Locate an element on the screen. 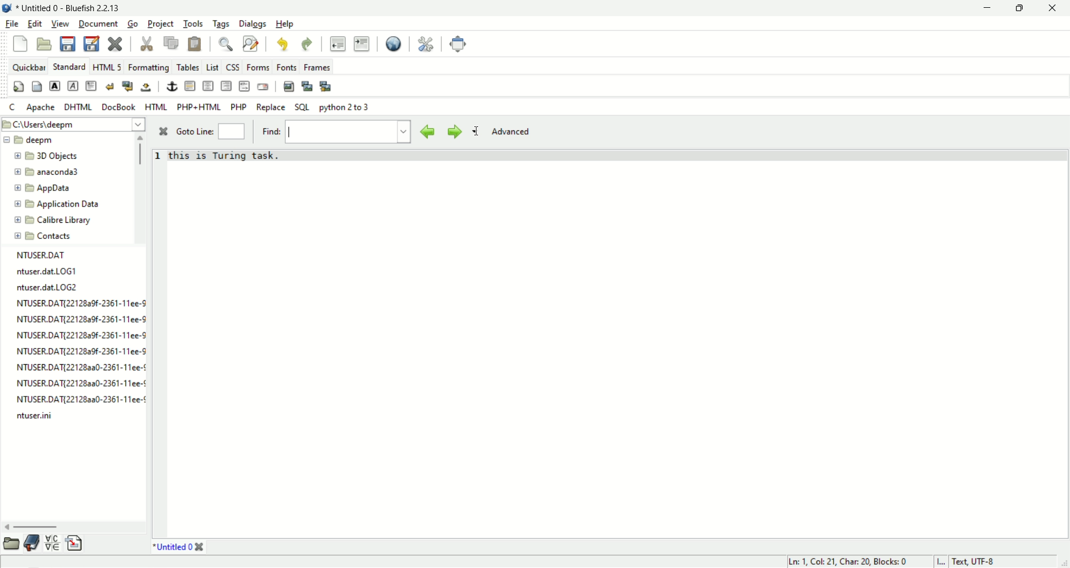 This screenshot has height=568, width=1070. PHP is located at coordinates (240, 107).